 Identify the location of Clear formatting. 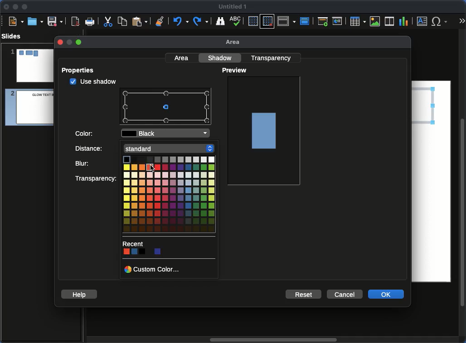
(160, 20).